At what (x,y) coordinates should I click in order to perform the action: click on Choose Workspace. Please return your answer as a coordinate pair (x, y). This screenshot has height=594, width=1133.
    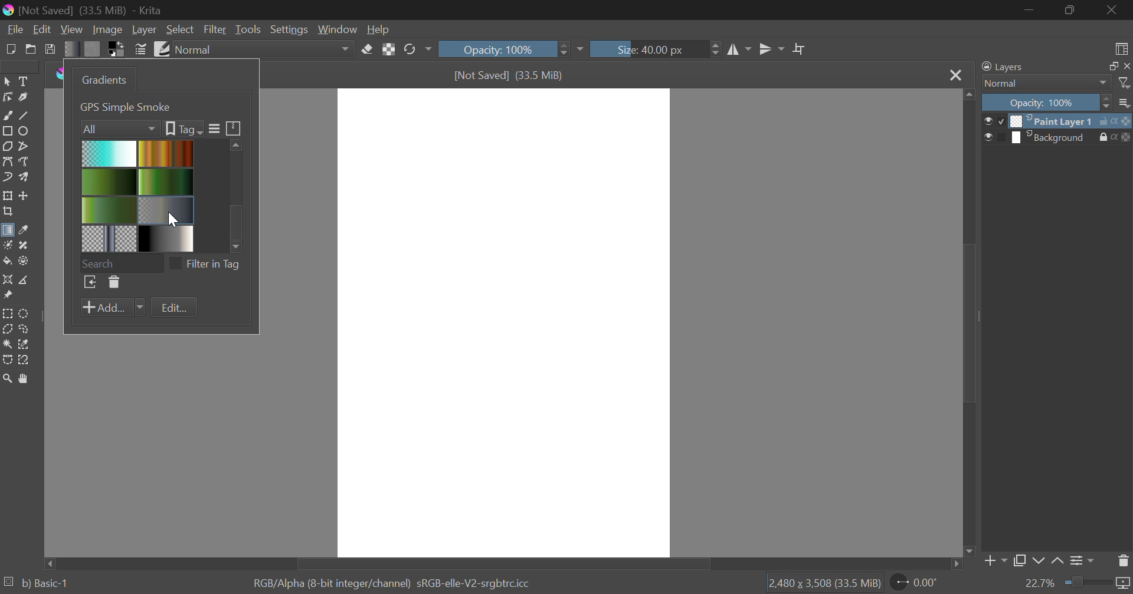
    Looking at the image, I should click on (1119, 47).